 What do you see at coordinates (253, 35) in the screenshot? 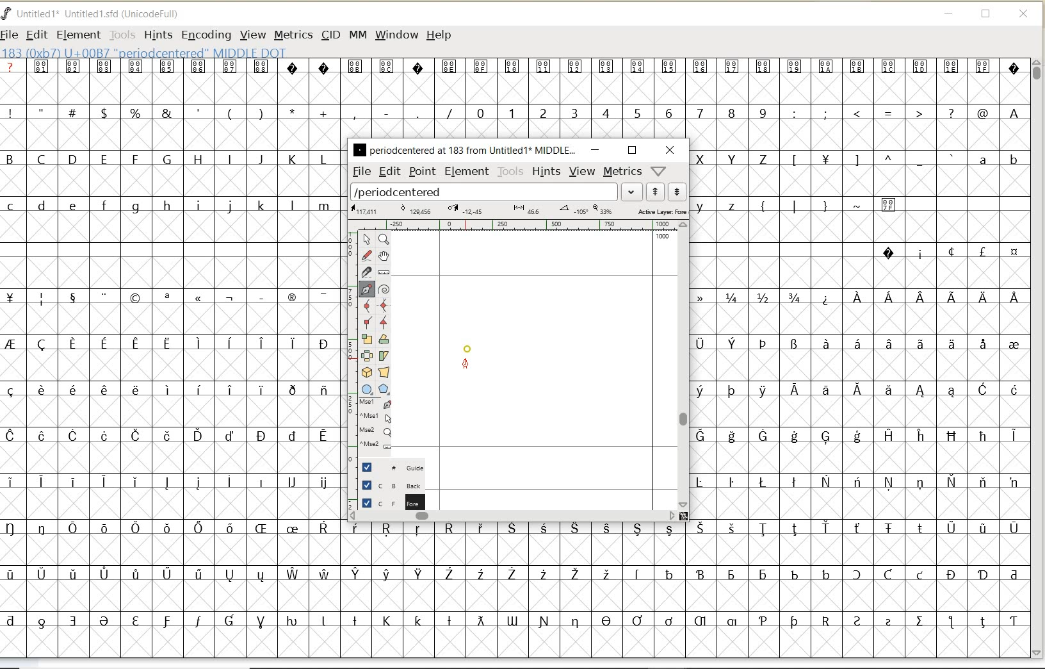
I see `VIEW` at bounding box center [253, 35].